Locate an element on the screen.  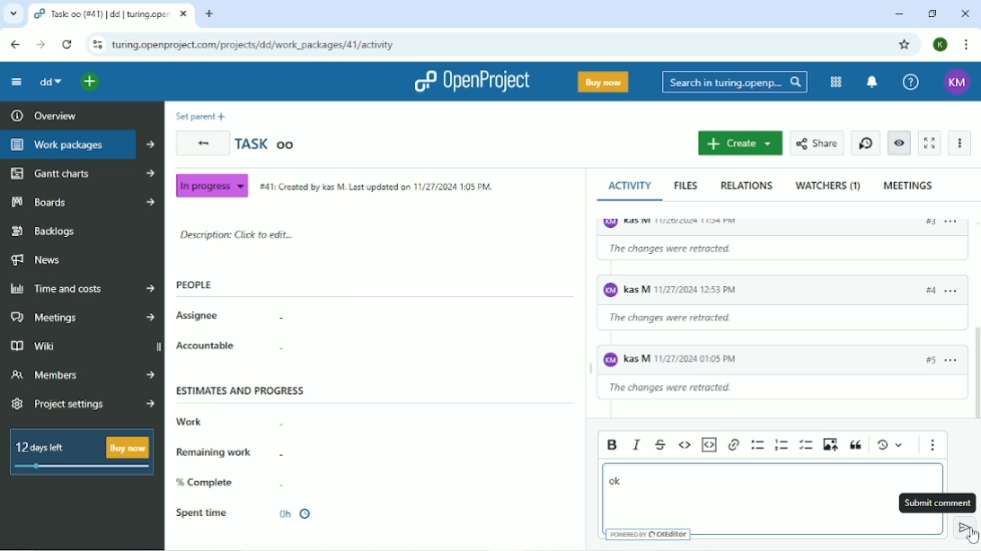
In progress is located at coordinates (211, 185).